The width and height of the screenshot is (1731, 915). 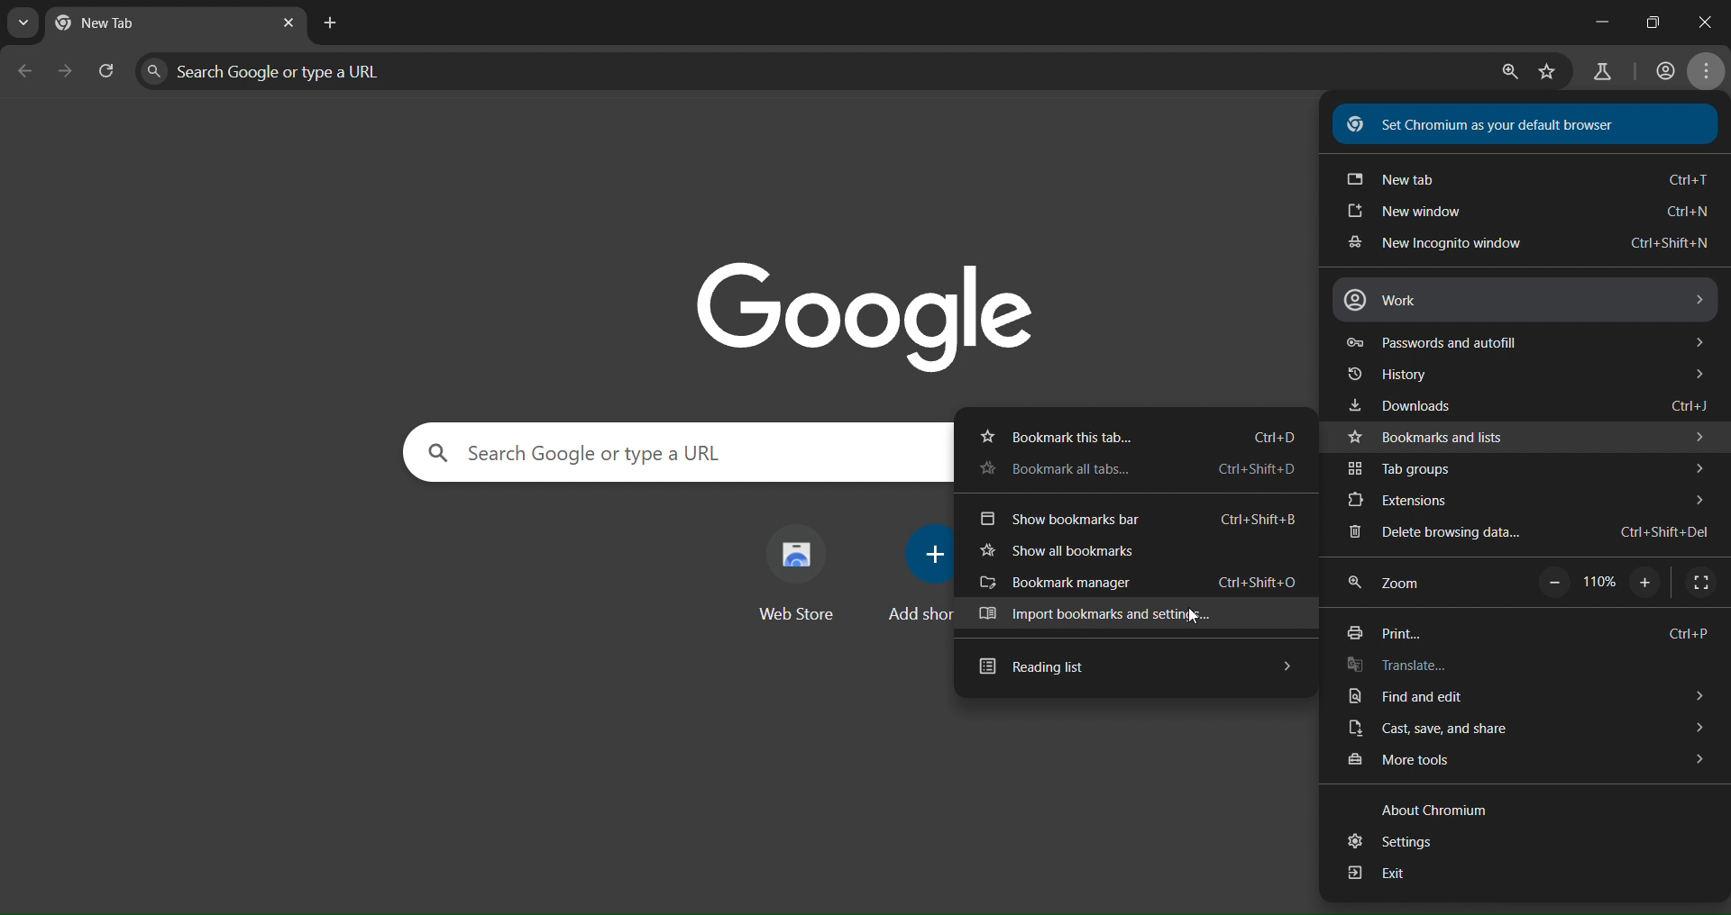 What do you see at coordinates (1549, 70) in the screenshot?
I see `bookmark page` at bounding box center [1549, 70].